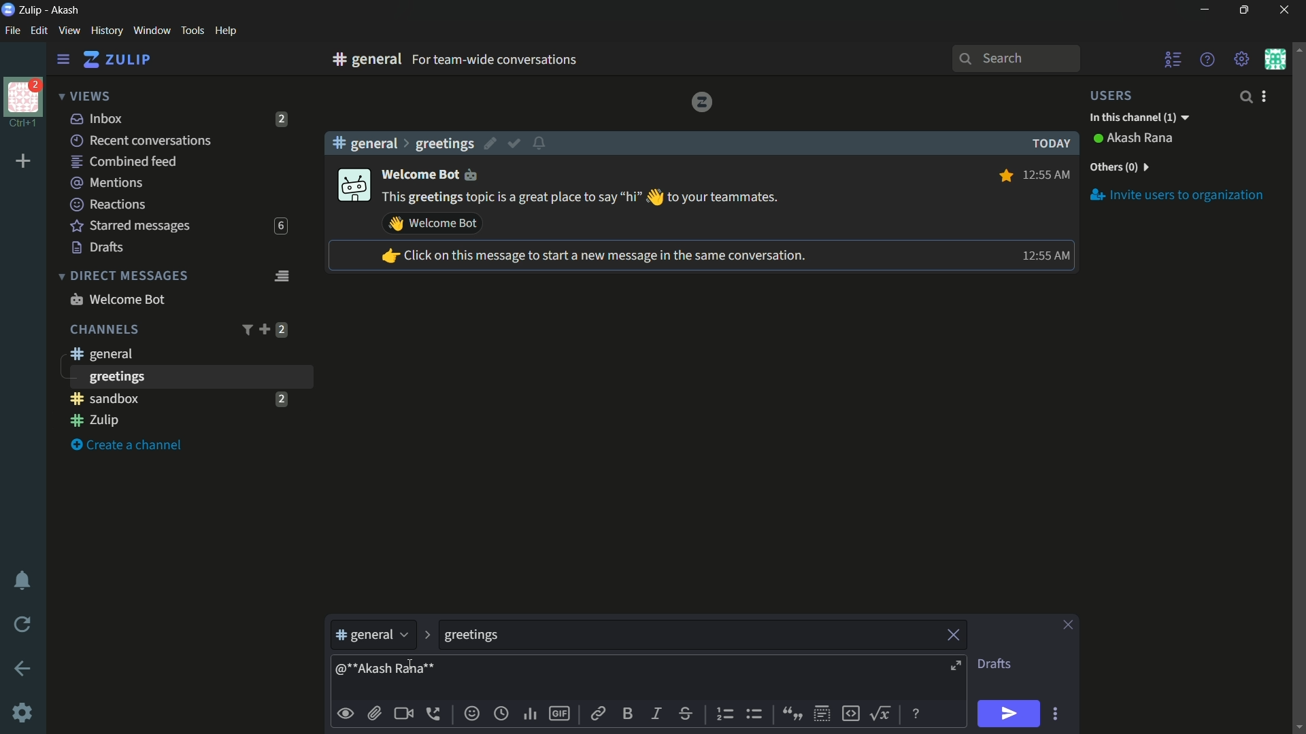 This screenshot has height=734, width=1306. What do you see at coordinates (472, 714) in the screenshot?
I see `add emoji` at bounding box center [472, 714].